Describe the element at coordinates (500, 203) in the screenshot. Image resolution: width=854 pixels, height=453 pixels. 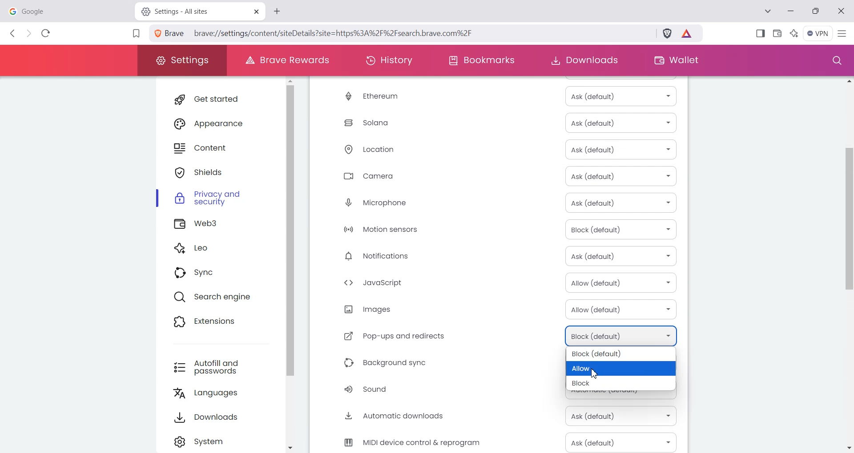
I see `Microphone Ask (Default)` at that location.